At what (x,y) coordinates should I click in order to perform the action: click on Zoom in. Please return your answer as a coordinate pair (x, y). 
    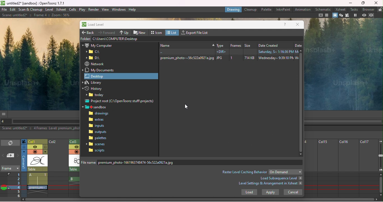
    Looking at the image, I should click on (380, 171).